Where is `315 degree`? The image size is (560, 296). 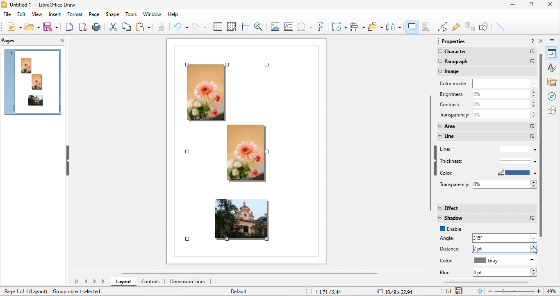
315 degree is located at coordinates (505, 237).